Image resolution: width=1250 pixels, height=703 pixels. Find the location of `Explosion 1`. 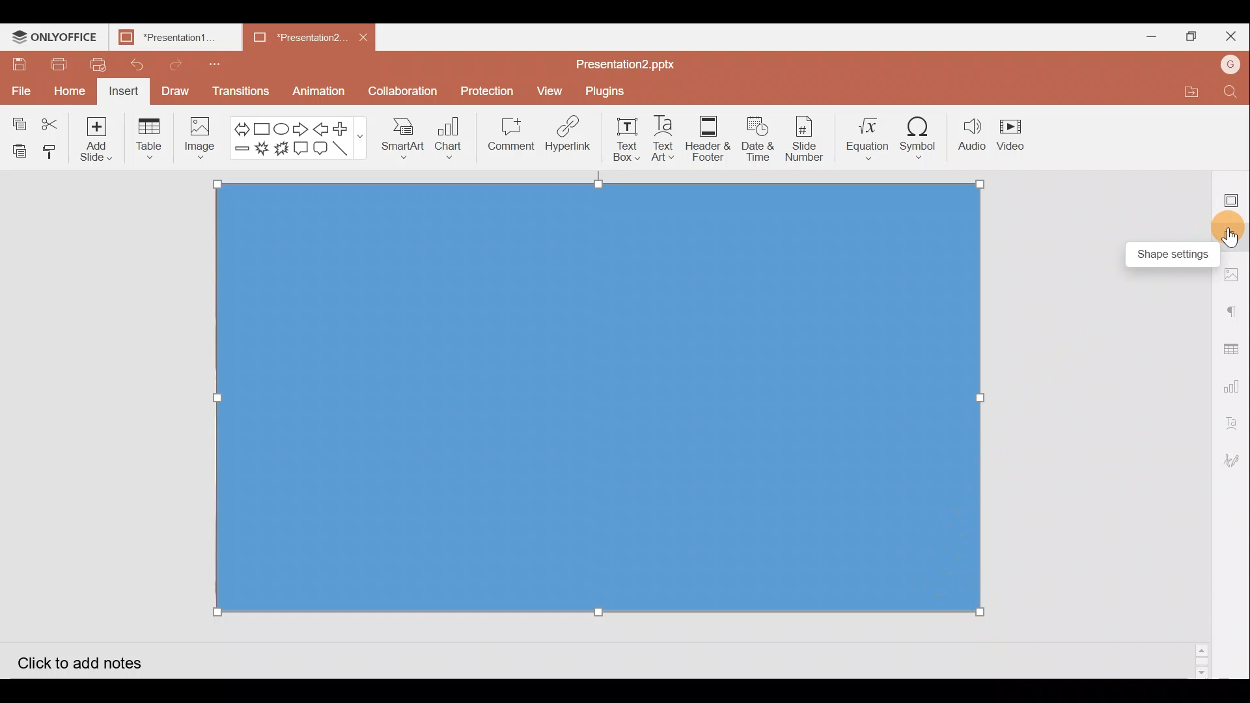

Explosion 1 is located at coordinates (262, 152).